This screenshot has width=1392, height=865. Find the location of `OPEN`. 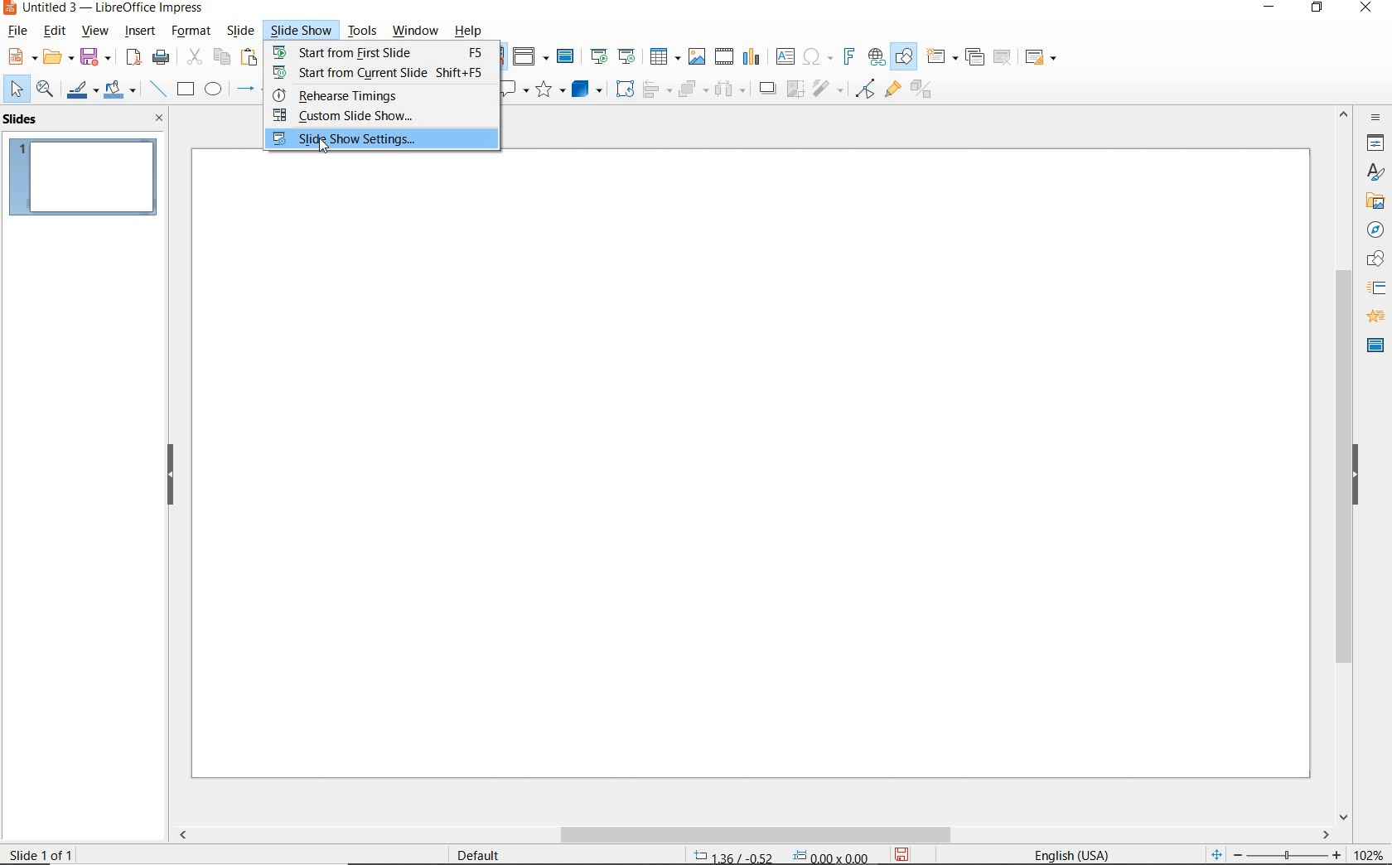

OPEN is located at coordinates (57, 56).